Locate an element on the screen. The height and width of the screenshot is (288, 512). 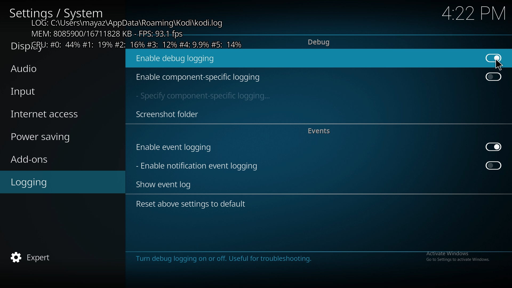
cursor is located at coordinates (498, 65).